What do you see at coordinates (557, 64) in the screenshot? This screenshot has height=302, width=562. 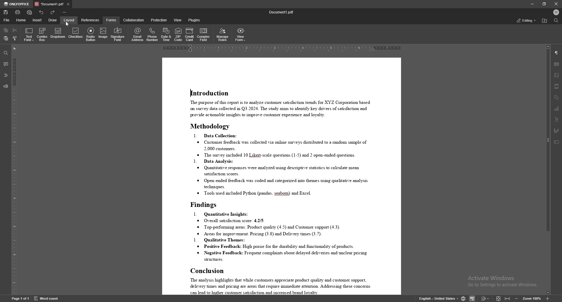 I see `table` at bounding box center [557, 64].